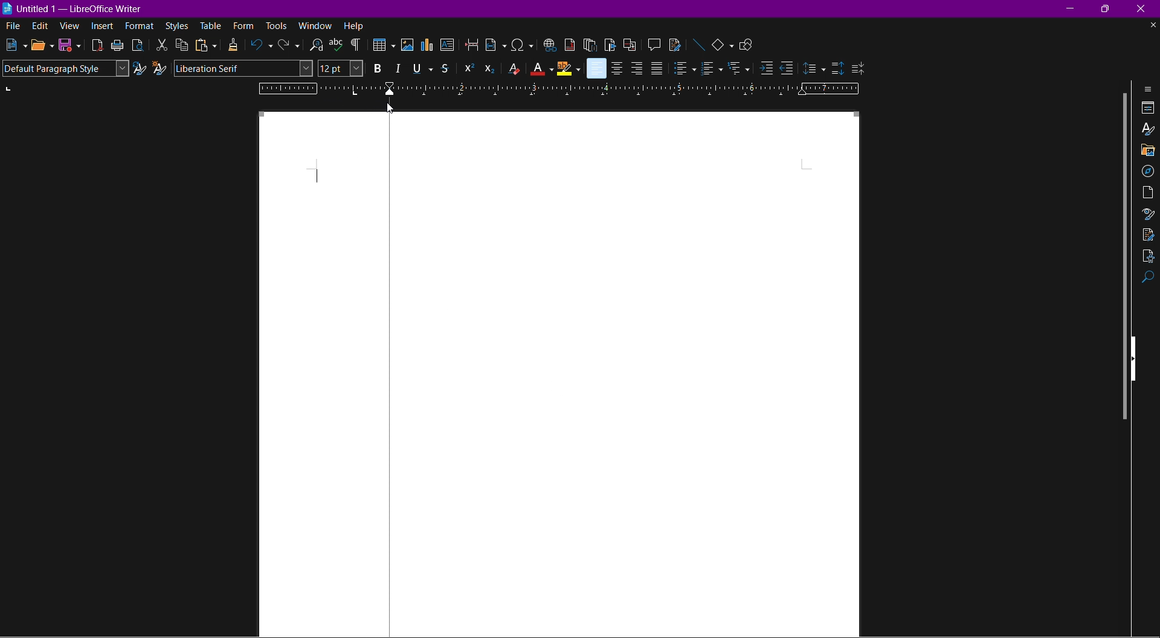 Image resolution: width=1160 pixels, height=638 pixels. Describe the element at coordinates (428, 47) in the screenshot. I see `Insert Graph` at that location.